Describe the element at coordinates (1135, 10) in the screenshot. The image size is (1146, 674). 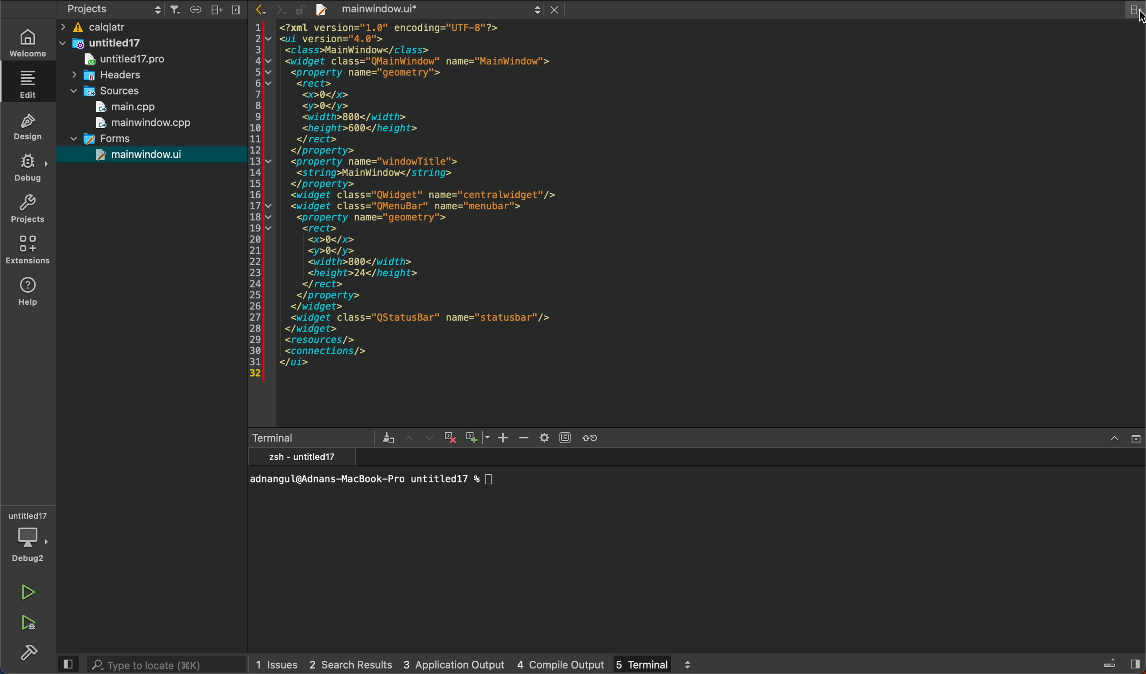
I see `split` at that location.